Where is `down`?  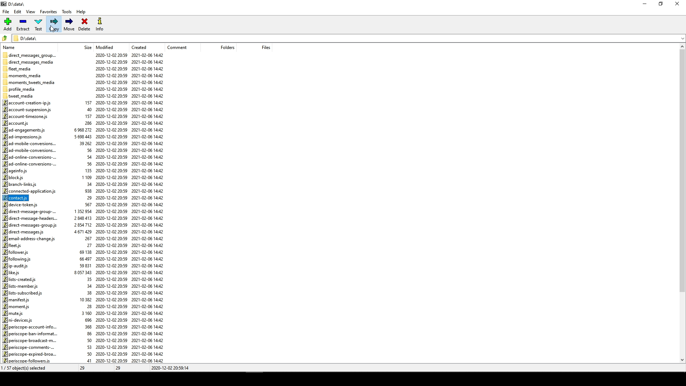
down is located at coordinates (676, 41).